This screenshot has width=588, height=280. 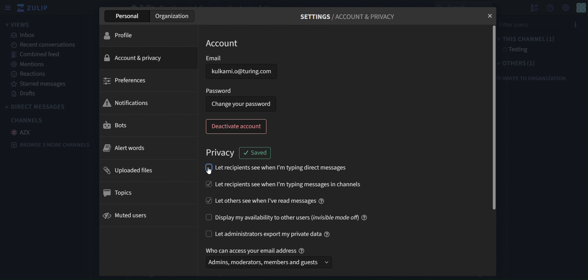 What do you see at coordinates (7, 7) in the screenshot?
I see `sidebar` at bounding box center [7, 7].